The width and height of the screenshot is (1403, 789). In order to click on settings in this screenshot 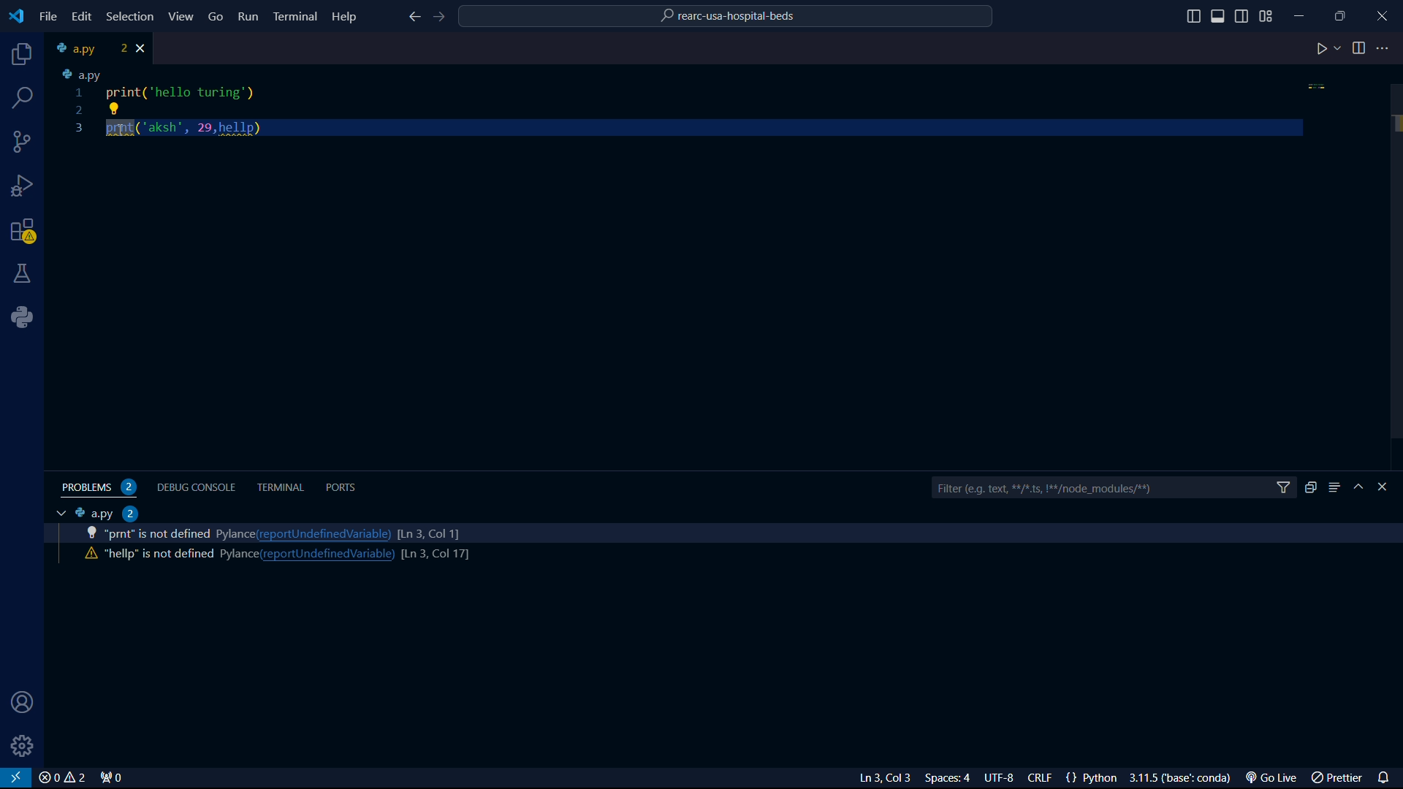, I will do `click(23, 746)`.